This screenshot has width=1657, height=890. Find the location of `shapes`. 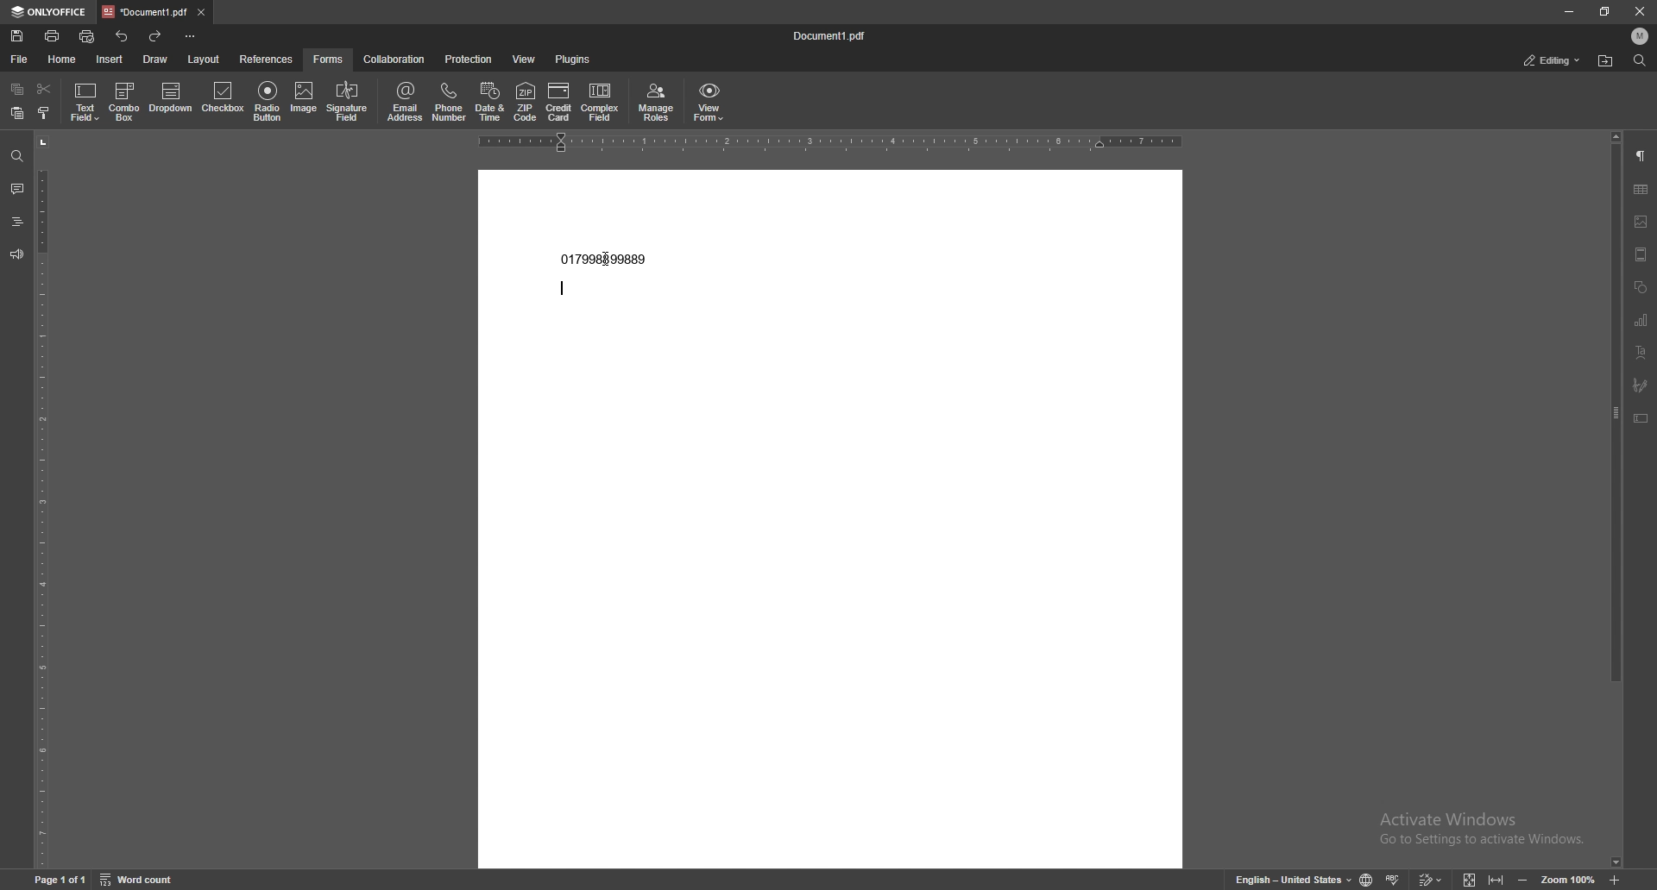

shapes is located at coordinates (1641, 288).